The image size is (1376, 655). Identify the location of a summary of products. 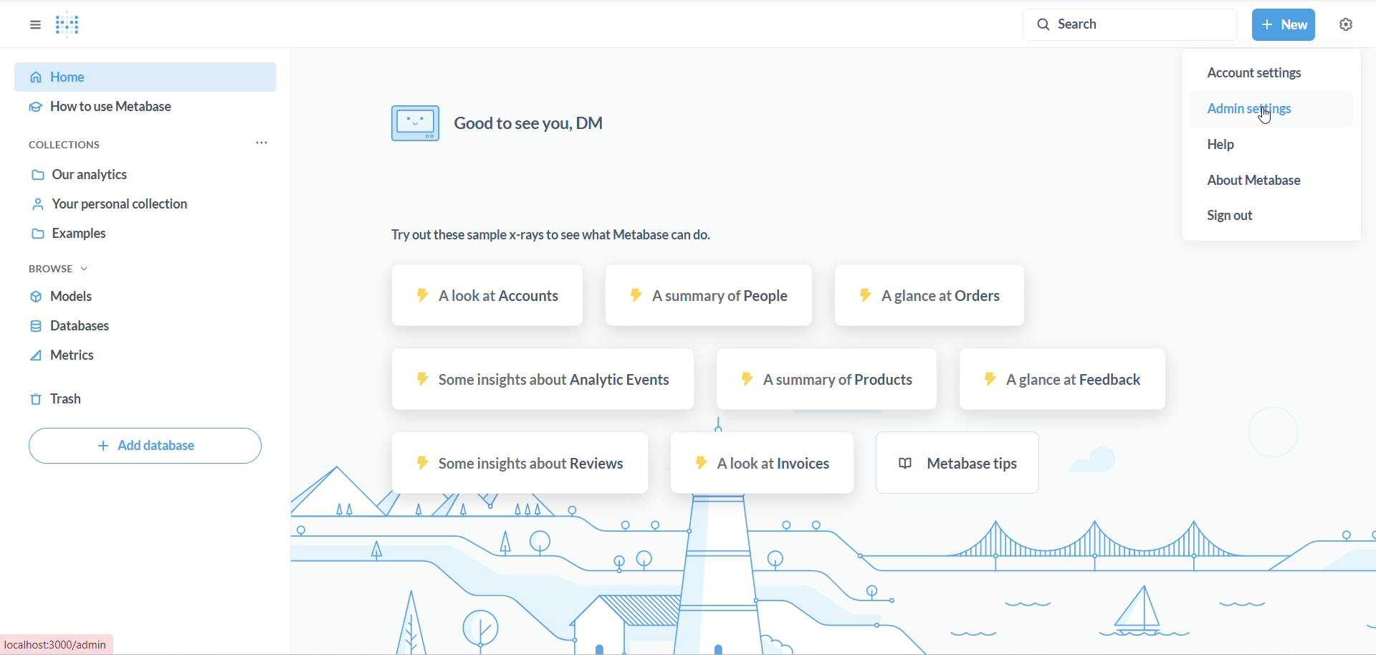
(828, 379).